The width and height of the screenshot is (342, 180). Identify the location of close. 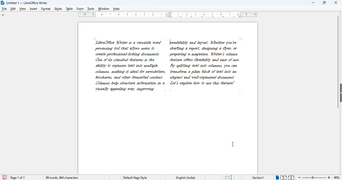
(336, 2).